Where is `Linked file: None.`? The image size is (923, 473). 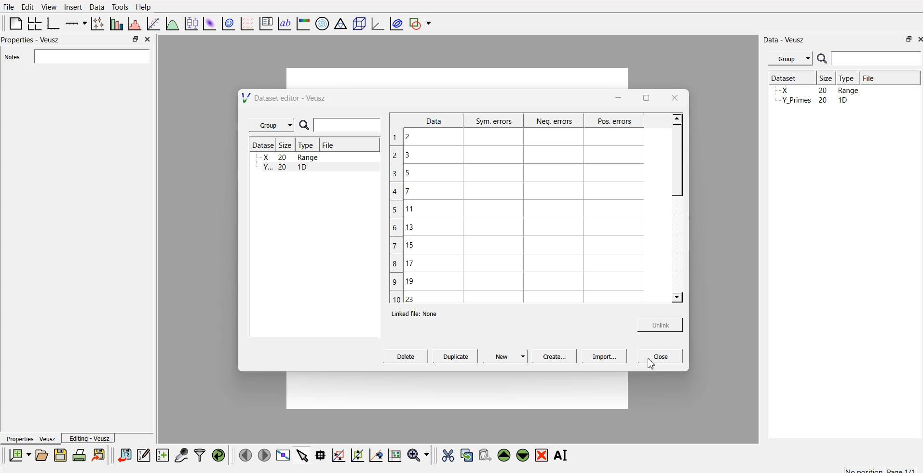 Linked file: None. is located at coordinates (418, 313).